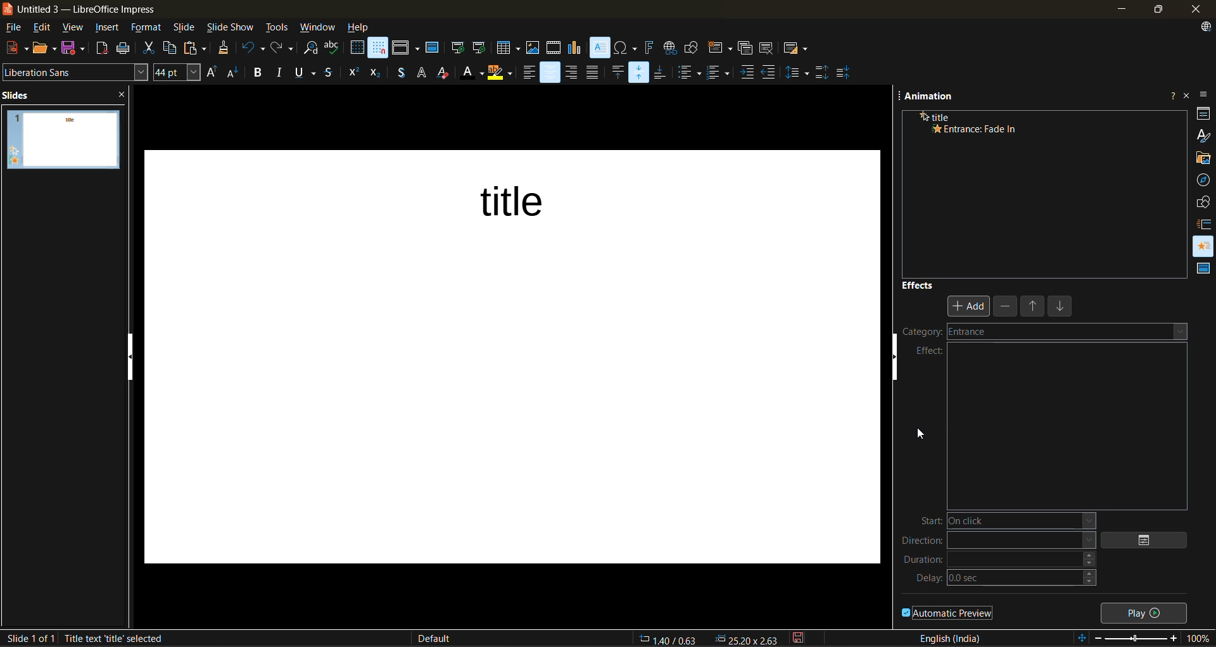 The width and height of the screenshot is (1216, 647). What do you see at coordinates (1140, 639) in the screenshot?
I see `zoom slider` at bounding box center [1140, 639].